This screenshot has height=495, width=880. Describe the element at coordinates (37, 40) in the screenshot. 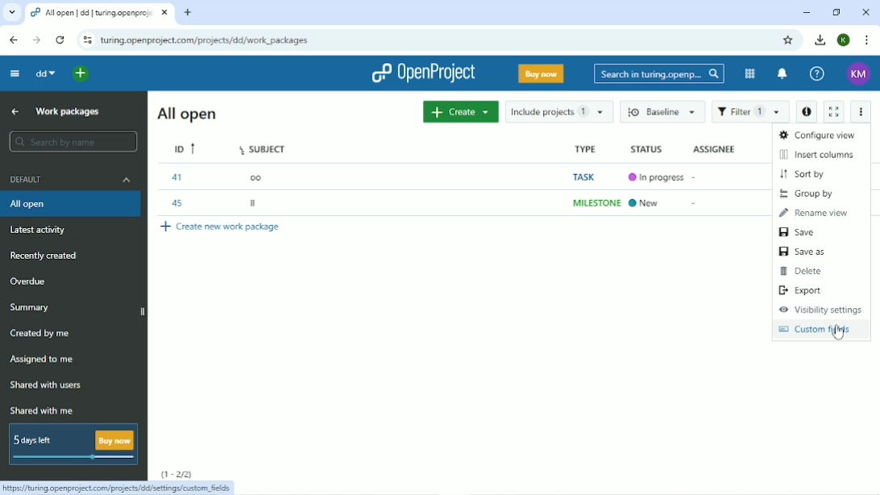

I see `Forward` at that location.